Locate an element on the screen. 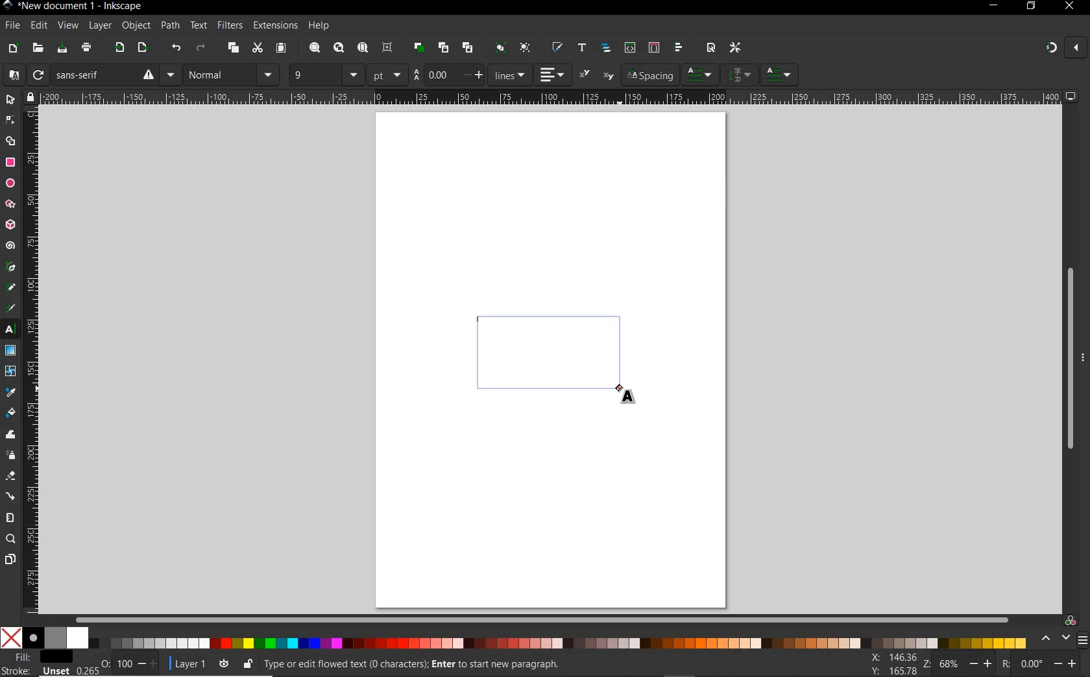 The width and height of the screenshot is (1090, 677). duplicate is located at coordinates (419, 45).